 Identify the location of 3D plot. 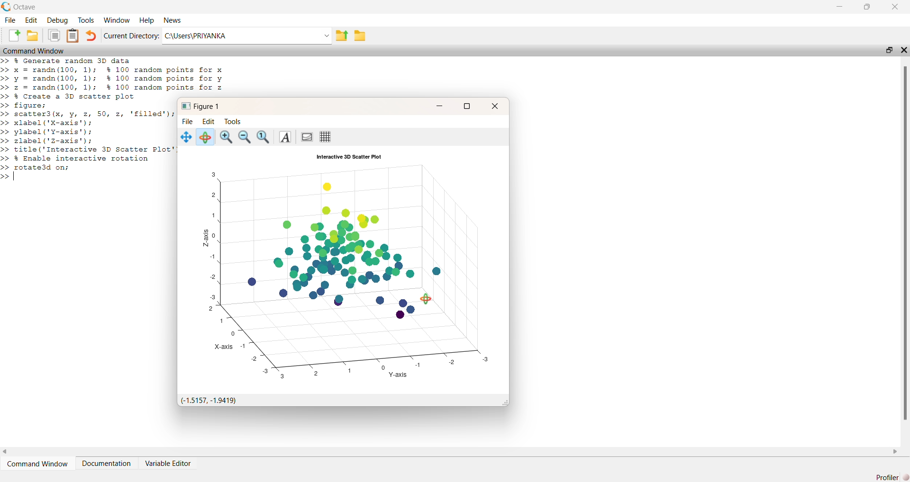
(348, 270).